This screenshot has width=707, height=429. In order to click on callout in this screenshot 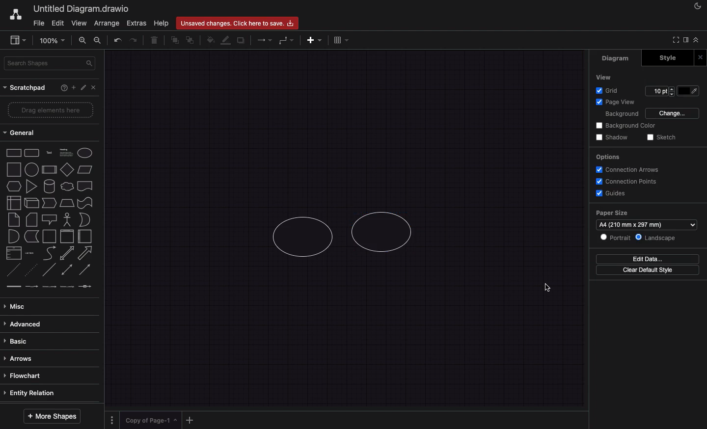, I will do `click(50, 220)`.